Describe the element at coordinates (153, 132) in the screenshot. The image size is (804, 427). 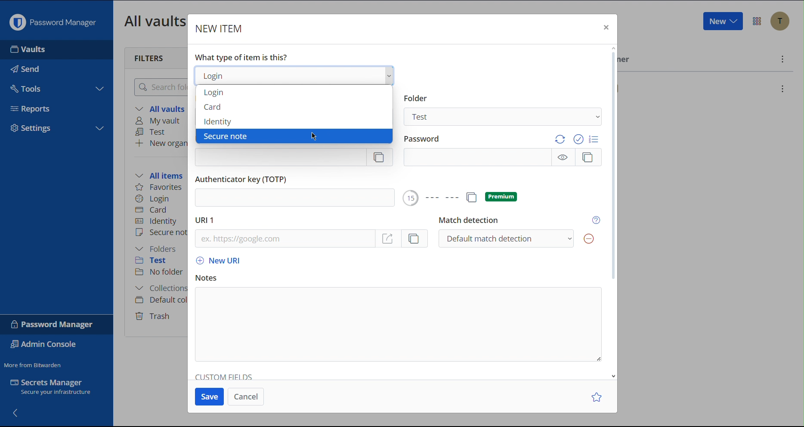
I see `Test` at that location.